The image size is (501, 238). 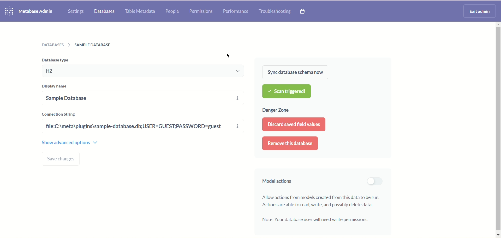 What do you see at coordinates (201, 11) in the screenshot?
I see `permissions` at bounding box center [201, 11].